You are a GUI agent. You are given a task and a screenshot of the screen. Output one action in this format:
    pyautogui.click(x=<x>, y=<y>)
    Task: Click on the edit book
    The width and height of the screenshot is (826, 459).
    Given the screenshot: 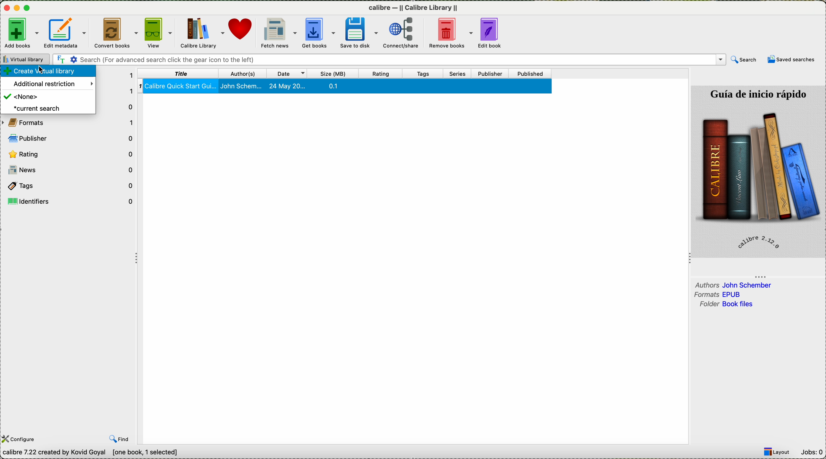 What is the action you would take?
    pyautogui.click(x=494, y=33)
    